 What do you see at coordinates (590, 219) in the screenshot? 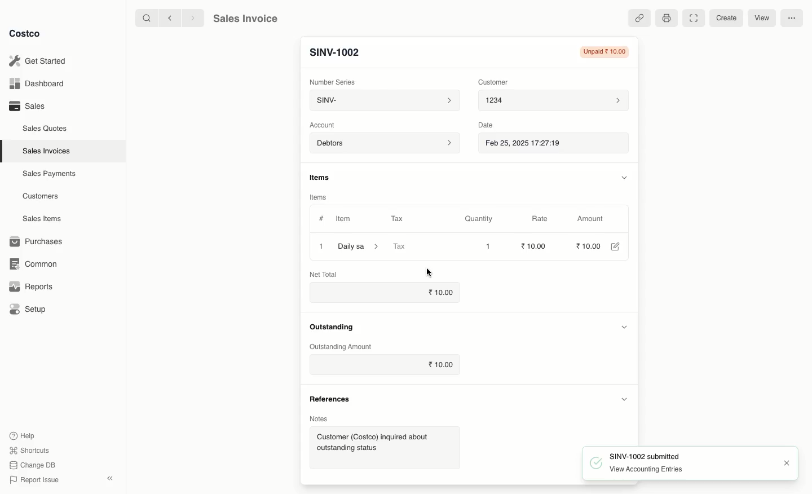
I see `‘Amount` at bounding box center [590, 219].